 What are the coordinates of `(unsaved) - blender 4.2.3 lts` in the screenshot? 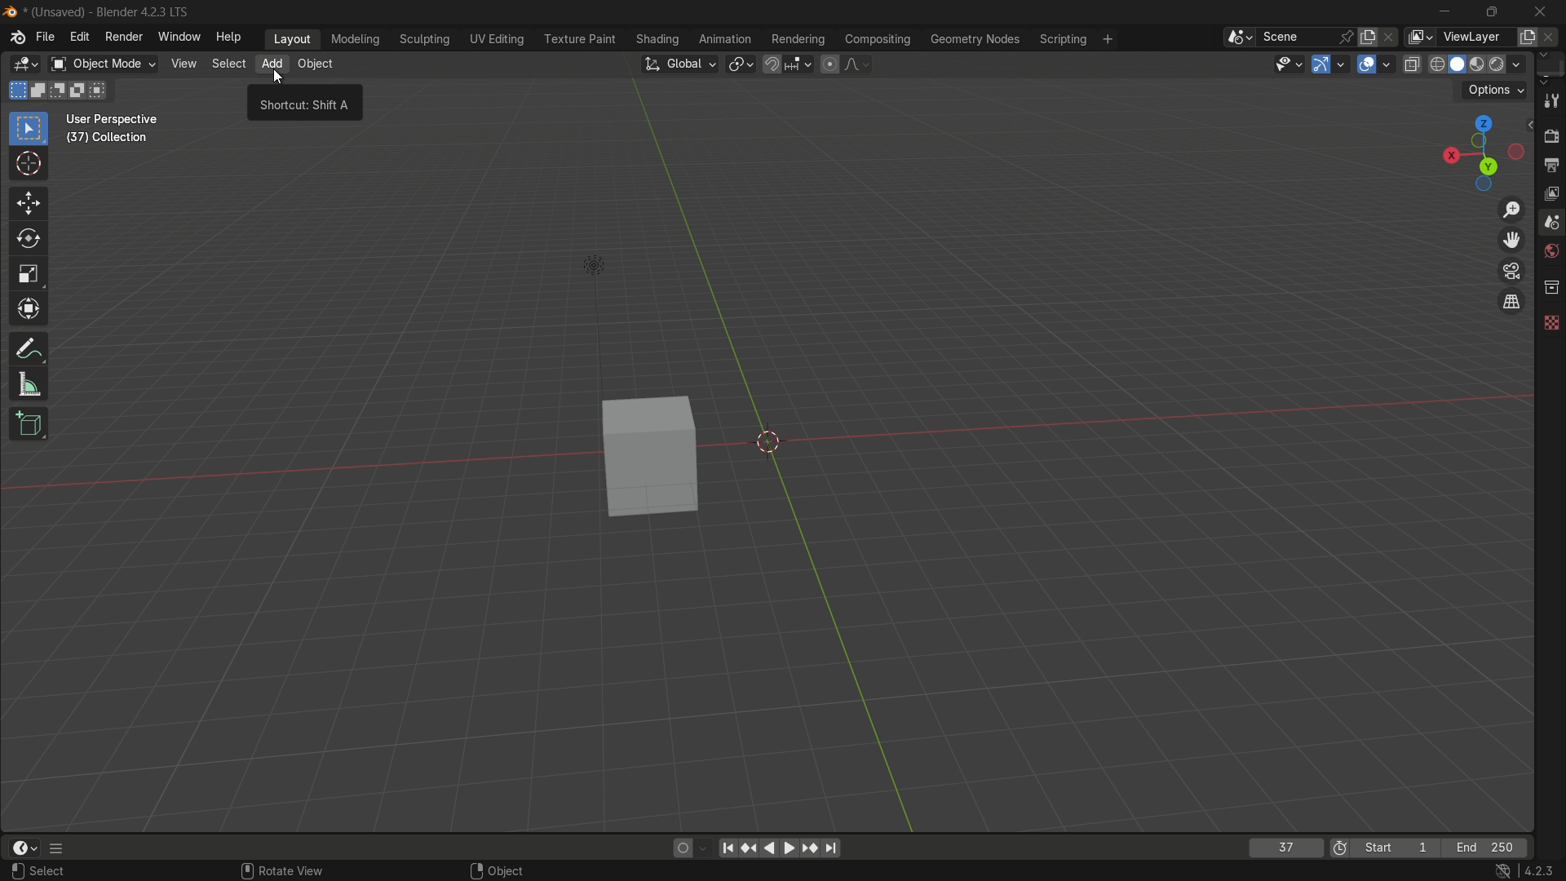 It's located at (113, 12).